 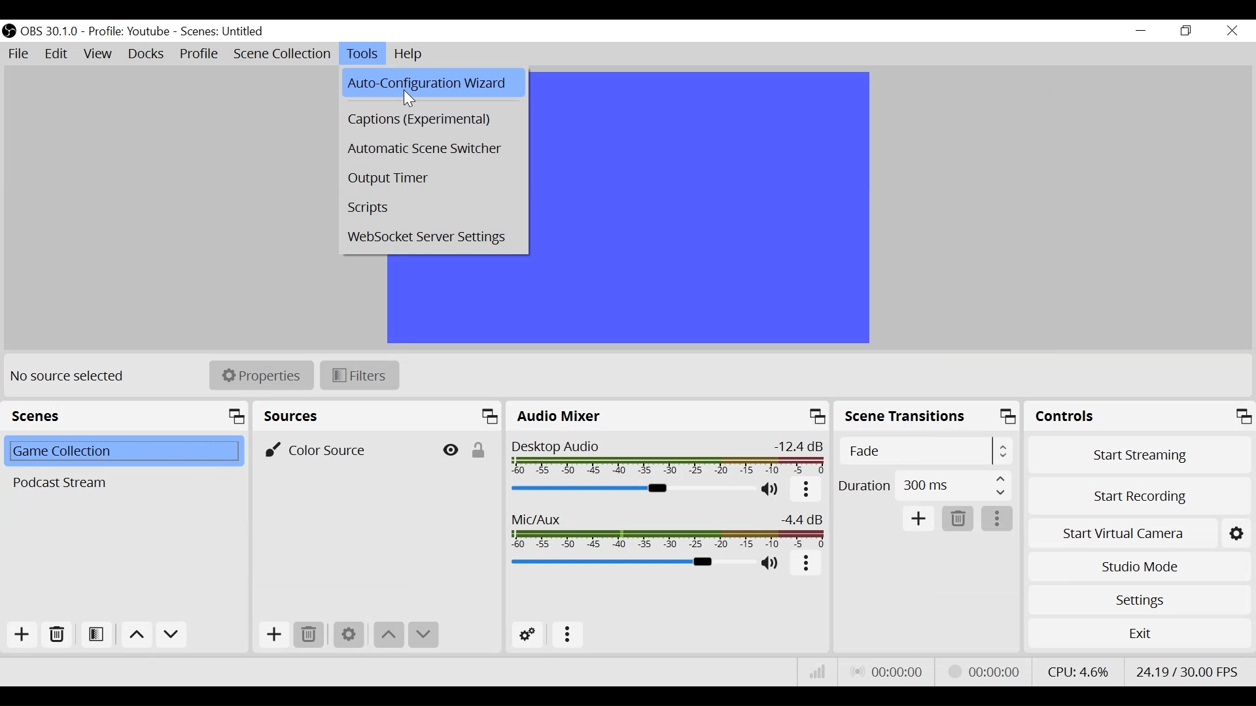 What do you see at coordinates (72, 378) in the screenshot?
I see `No source Selected` at bounding box center [72, 378].